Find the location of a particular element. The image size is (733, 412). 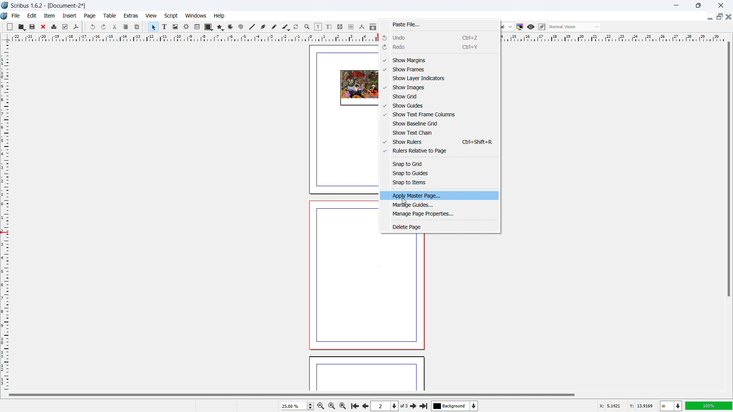

undo is located at coordinates (94, 27).